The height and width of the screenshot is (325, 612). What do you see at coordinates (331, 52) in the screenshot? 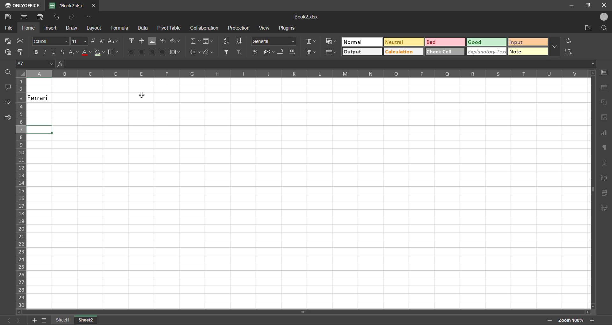
I see `format as table` at bounding box center [331, 52].